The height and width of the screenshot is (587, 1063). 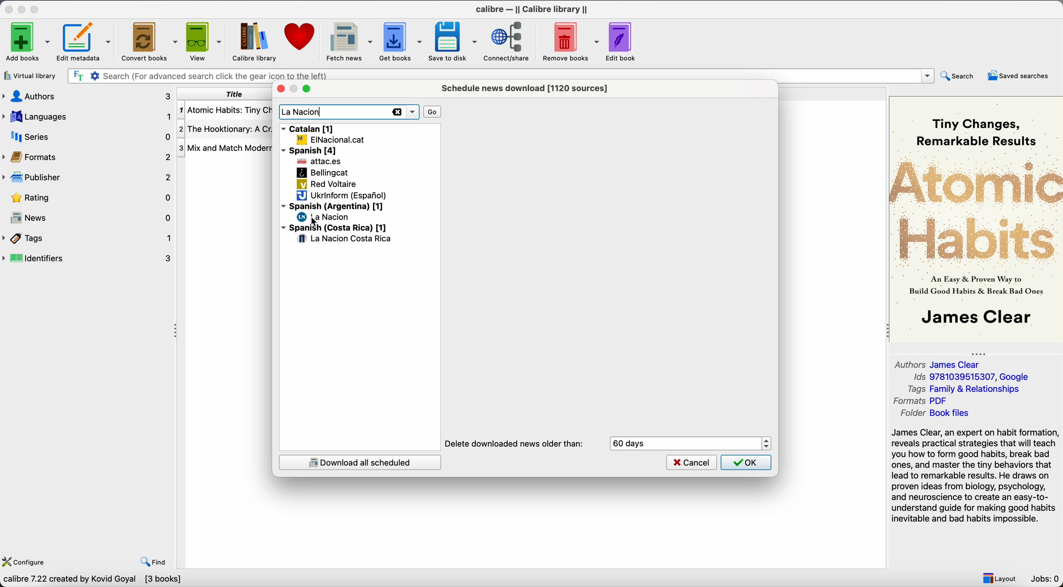 What do you see at coordinates (746, 462) in the screenshot?
I see `OK` at bounding box center [746, 462].